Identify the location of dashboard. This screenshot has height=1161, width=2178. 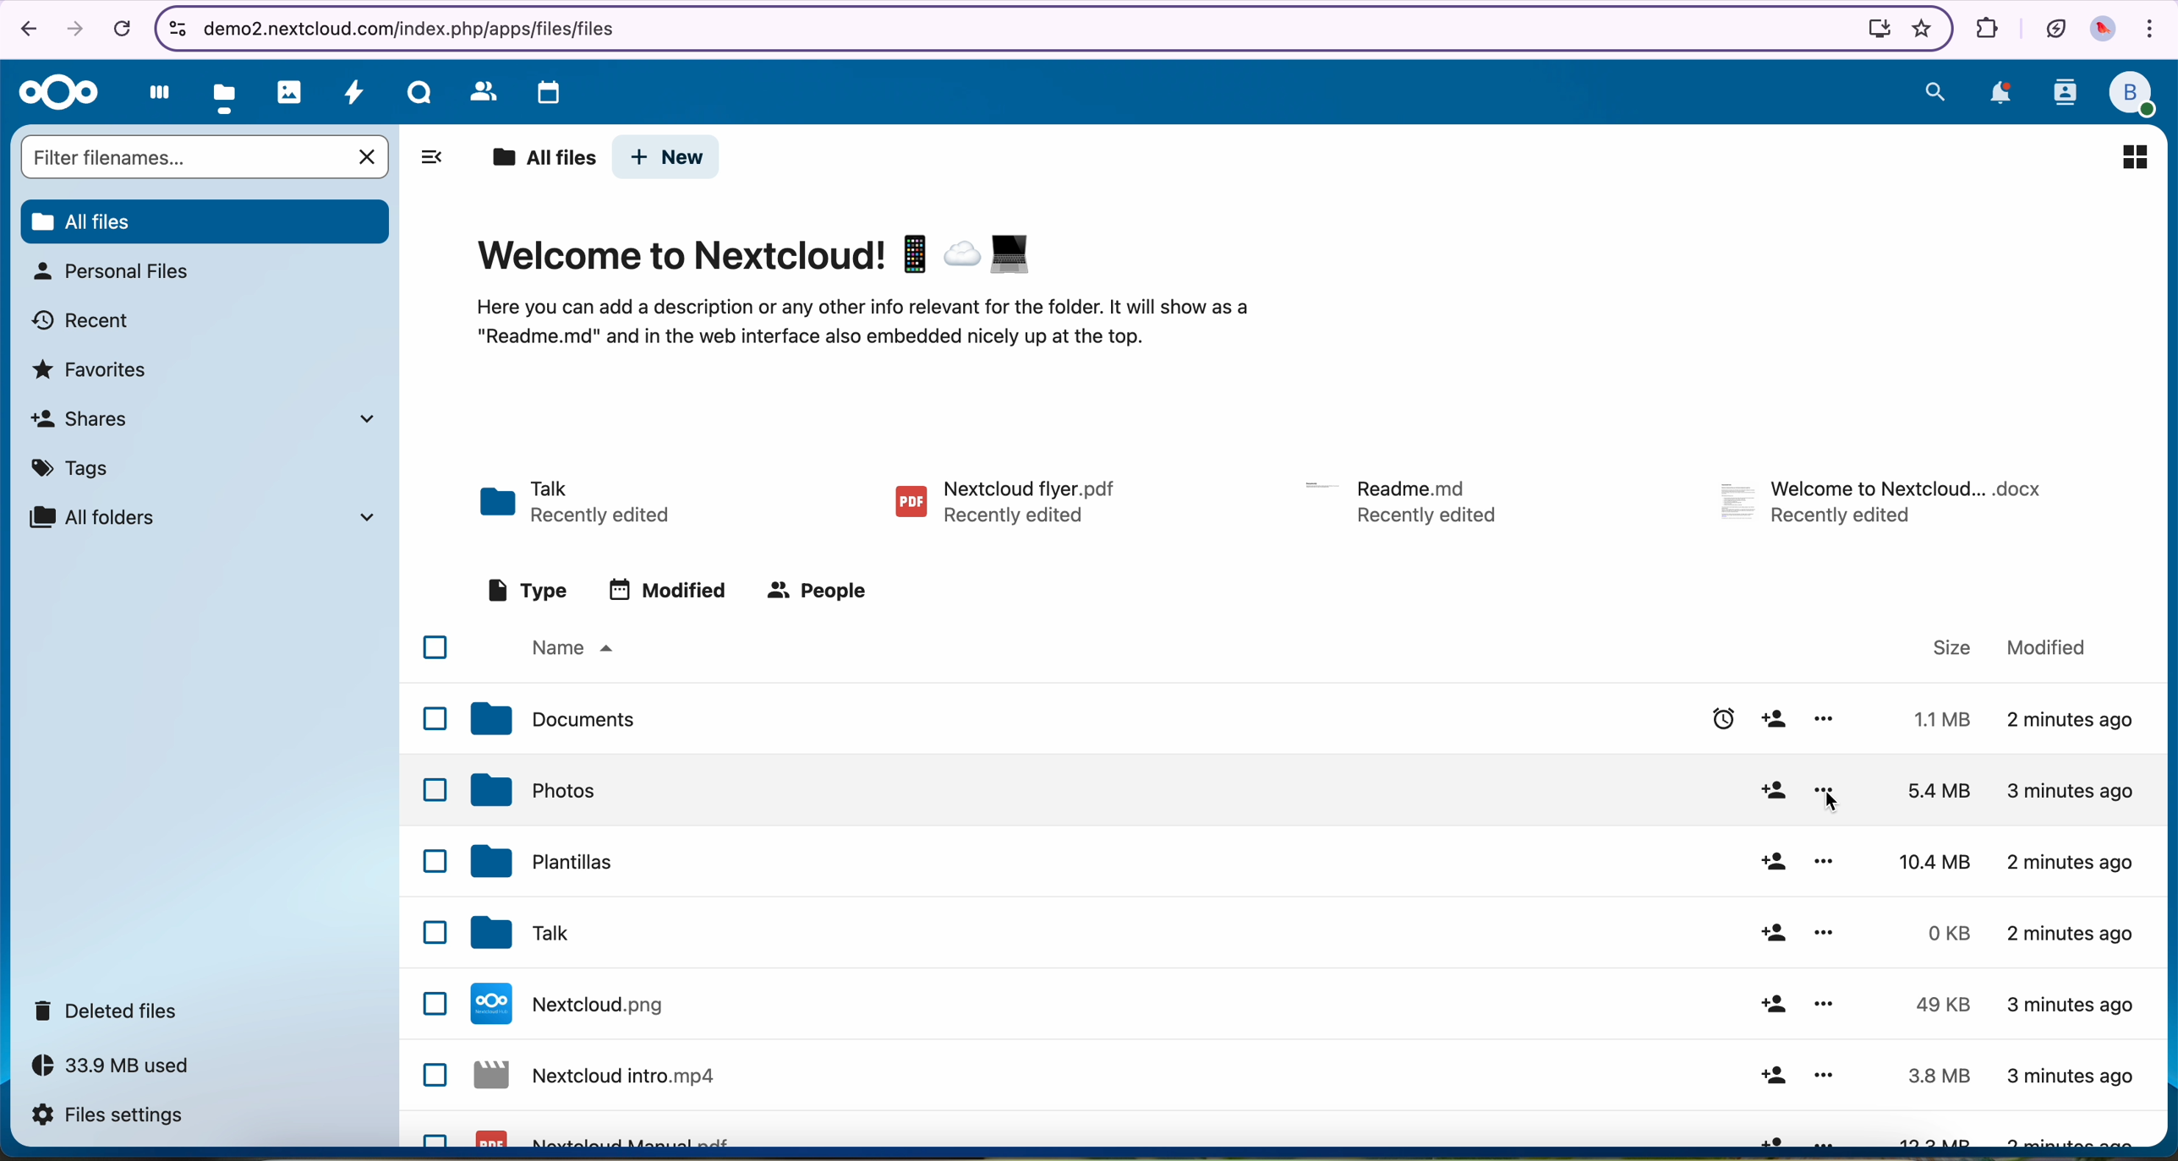
(154, 91).